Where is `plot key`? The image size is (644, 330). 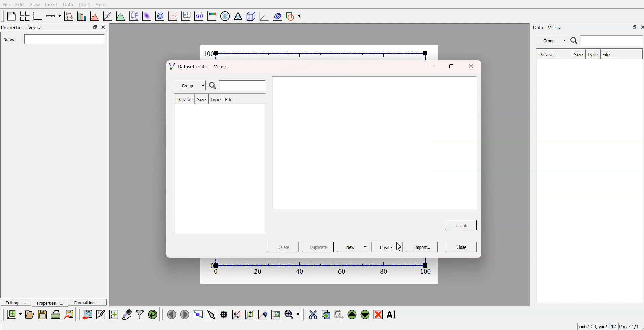 plot key is located at coordinates (186, 15).